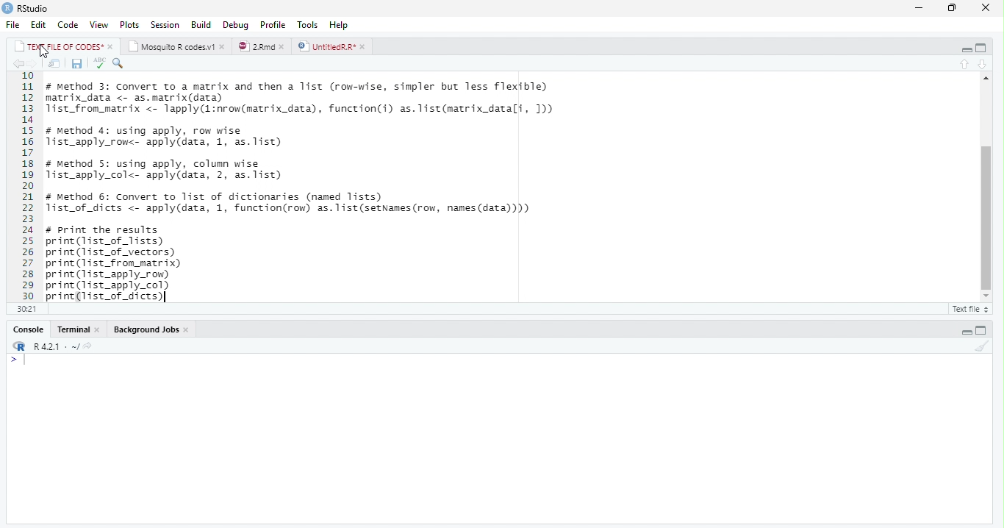 The height and width of the screenshot is (528, 1004). What do you see at coordinates (236, 24) in the screenshot?
I see `Debug` at bounding box center [236, 24].